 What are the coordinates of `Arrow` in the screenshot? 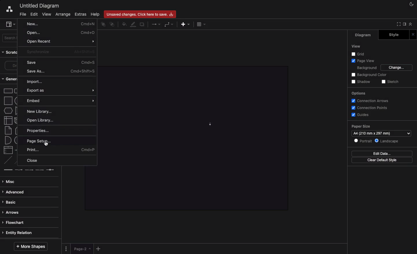 It's located at (91, 42).